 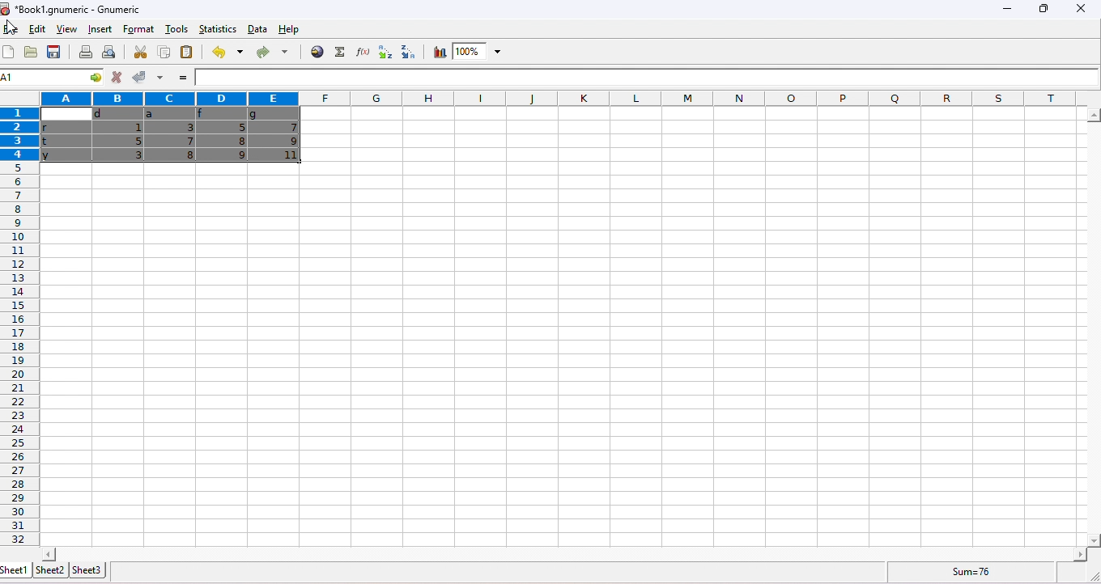 I want to click on undo, so click(x=225, y=53).